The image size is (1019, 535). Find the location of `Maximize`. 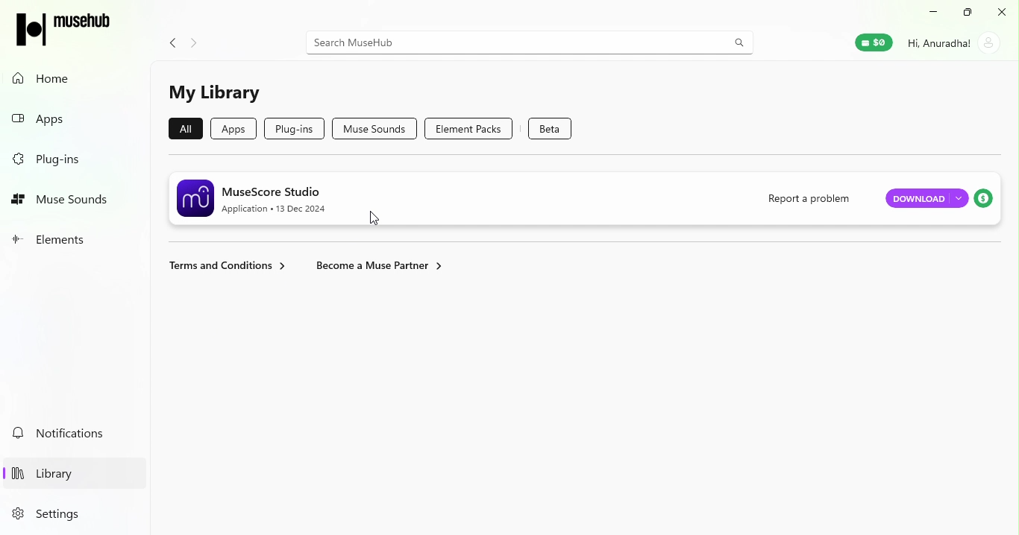

Maximize is located at coordinates (970, 13).